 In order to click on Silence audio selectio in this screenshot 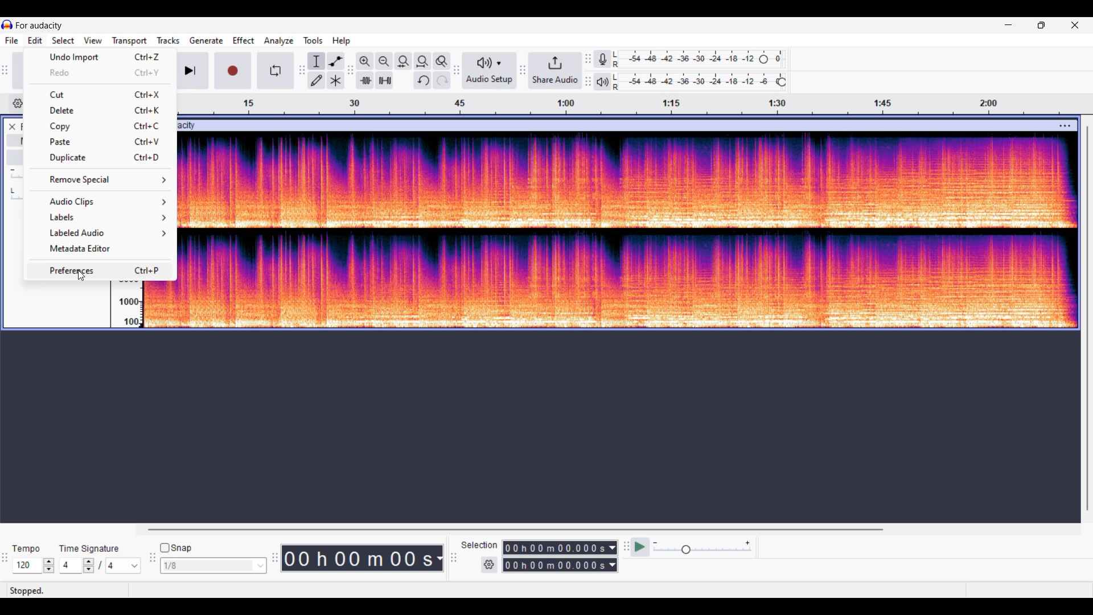, I will do `click(385, 80)`.